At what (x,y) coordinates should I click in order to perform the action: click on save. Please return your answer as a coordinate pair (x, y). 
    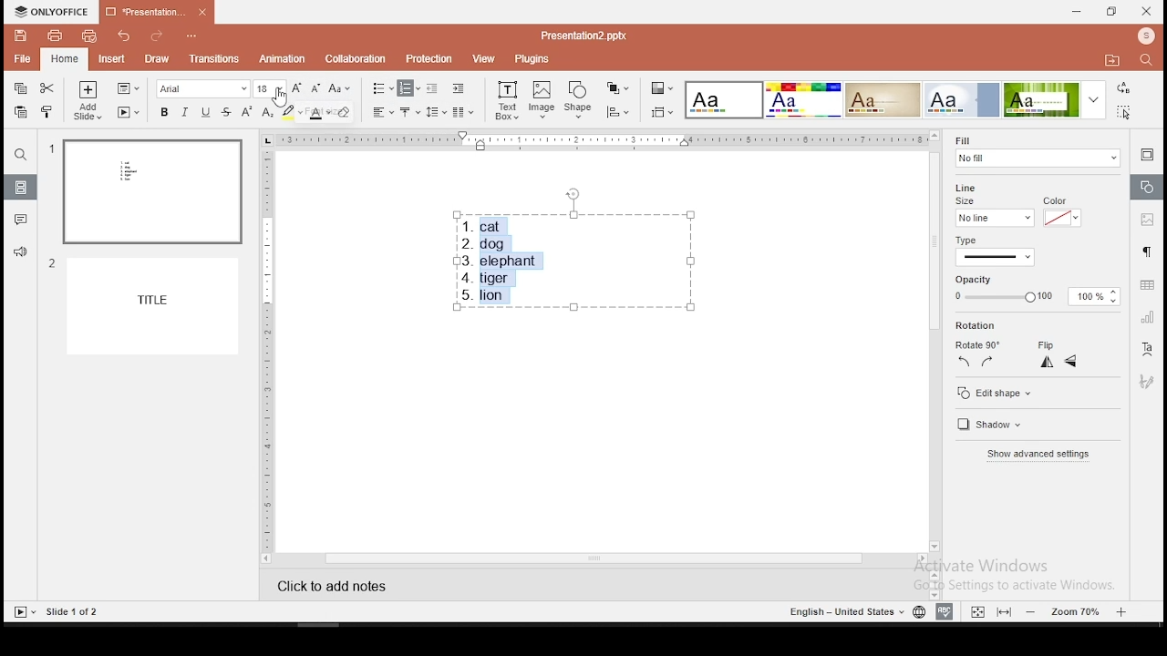
    Looking at the image, I should click on (21, 36).